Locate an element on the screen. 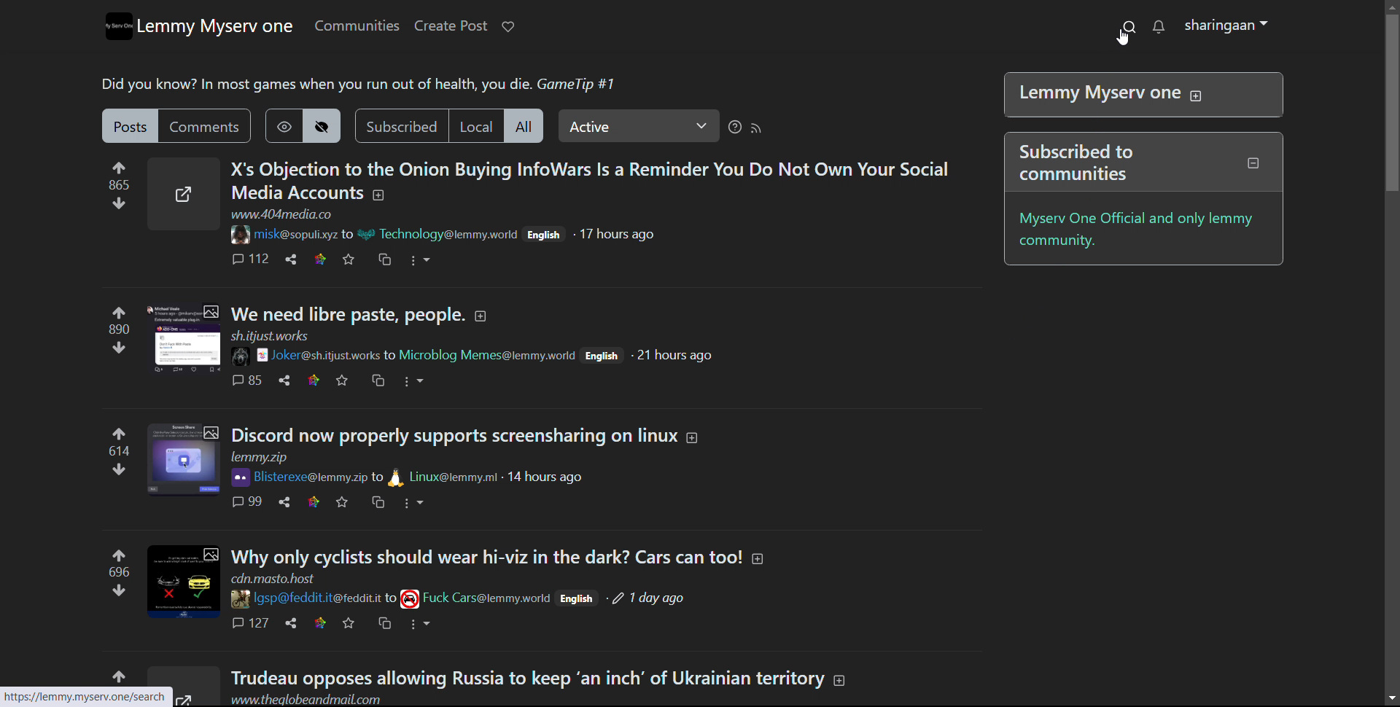 The height and width of the screenshot is (707, 1400). Post on "Trudeau opposes allowing Russia to keep “an inch’ of Ukrainian territory" is located at coordinates (538, 679).